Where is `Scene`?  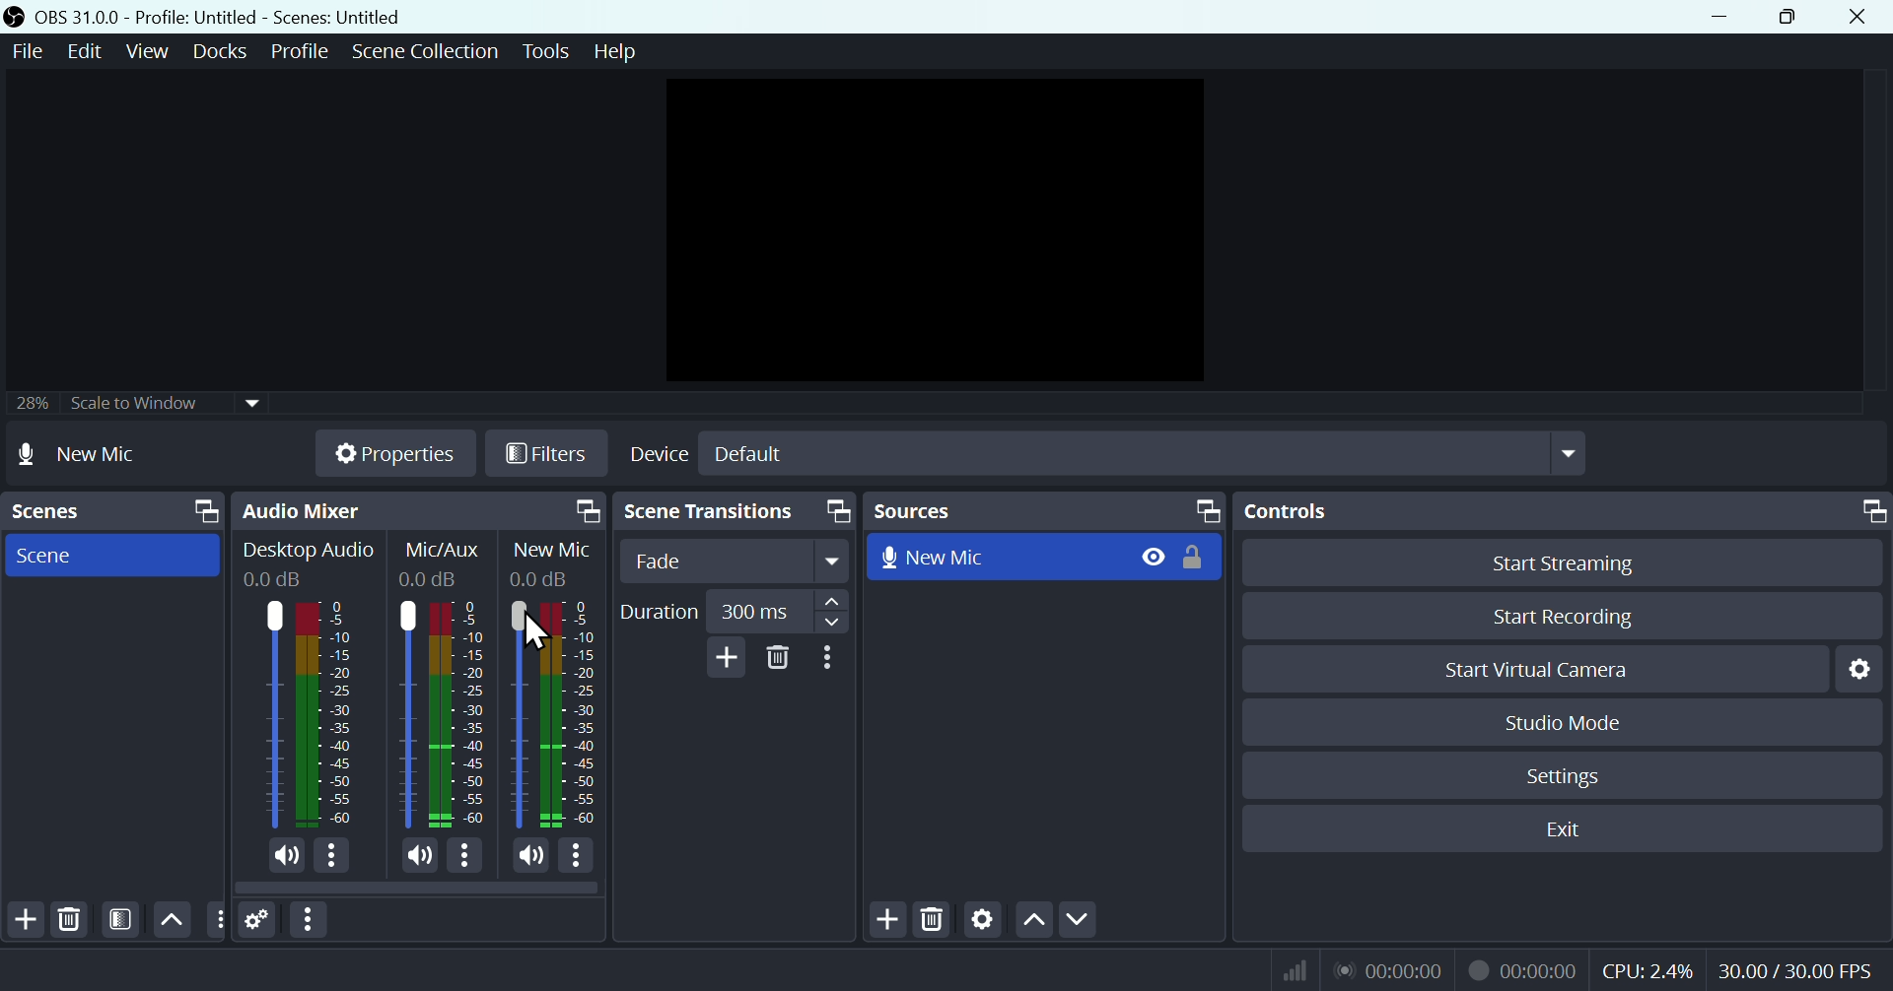 Scene is located at coordinates (107, 554).